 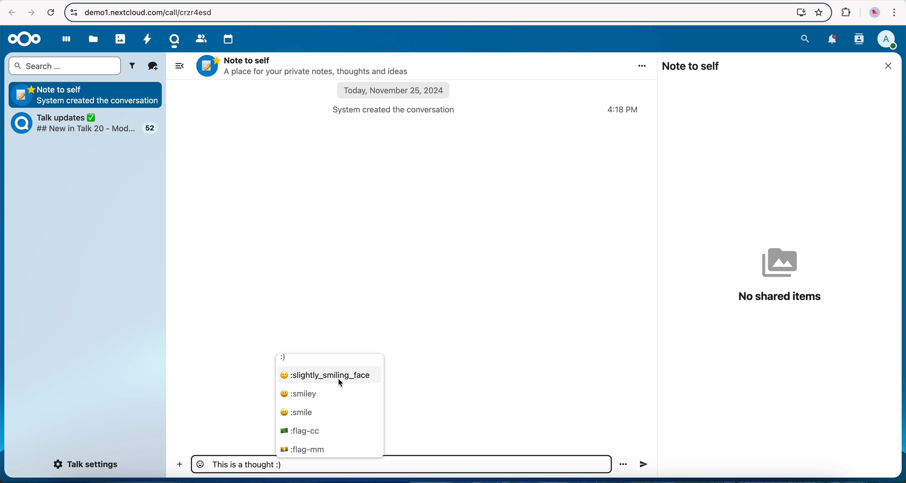 I want to click on Note to self, so click(x=86, y=94).